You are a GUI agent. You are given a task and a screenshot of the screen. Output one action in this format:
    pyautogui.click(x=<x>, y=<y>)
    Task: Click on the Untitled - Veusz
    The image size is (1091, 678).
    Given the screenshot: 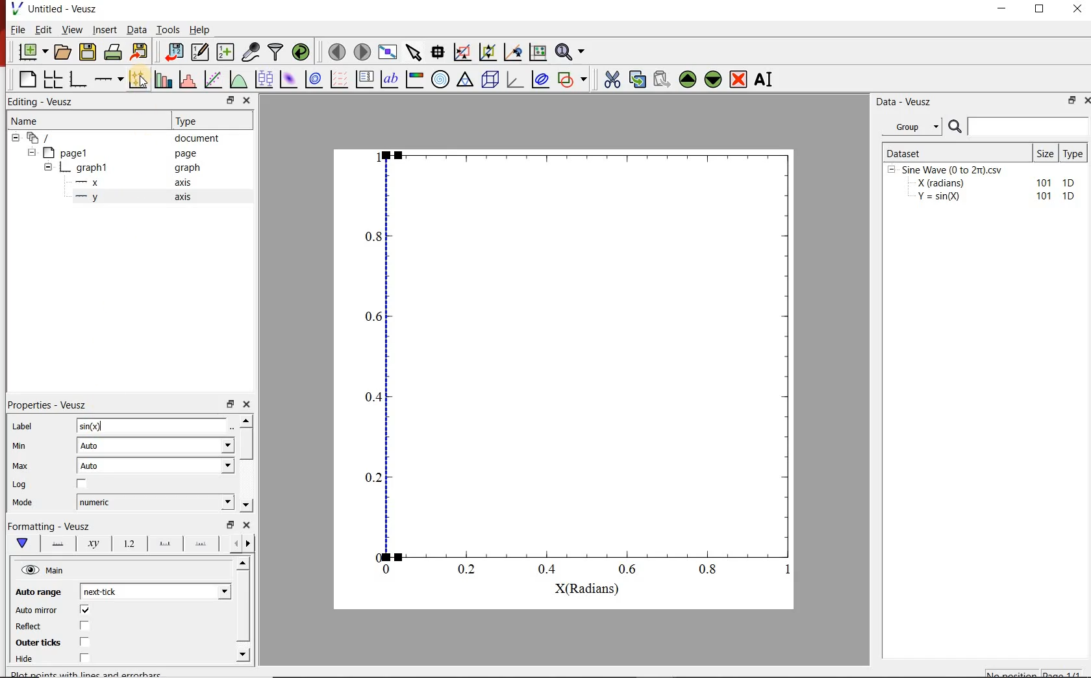 What is the action you would take?
    pyautogui.click(x=64, y=8)
    